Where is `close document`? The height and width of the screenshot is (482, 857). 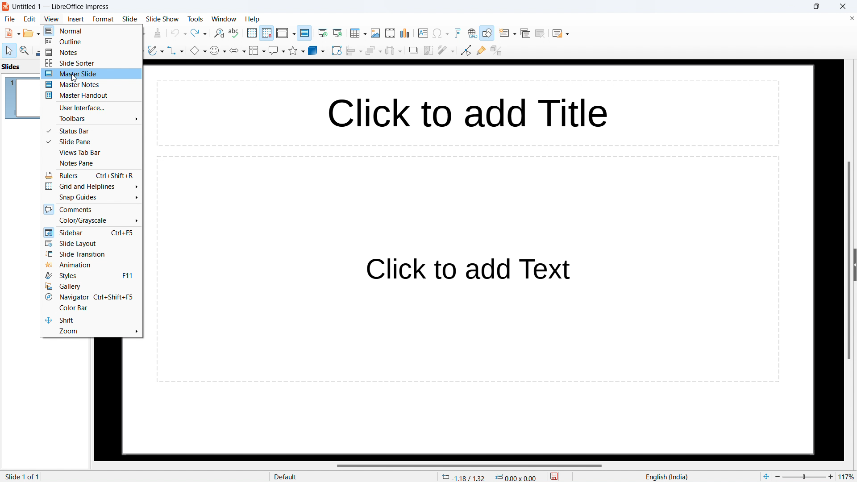
close document is located at coordinates (851, 18).